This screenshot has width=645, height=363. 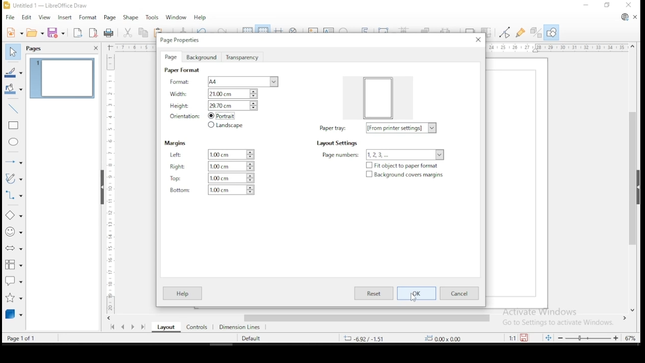 I want to click on select at least three objects to distribute, so click(x=450, y=30).